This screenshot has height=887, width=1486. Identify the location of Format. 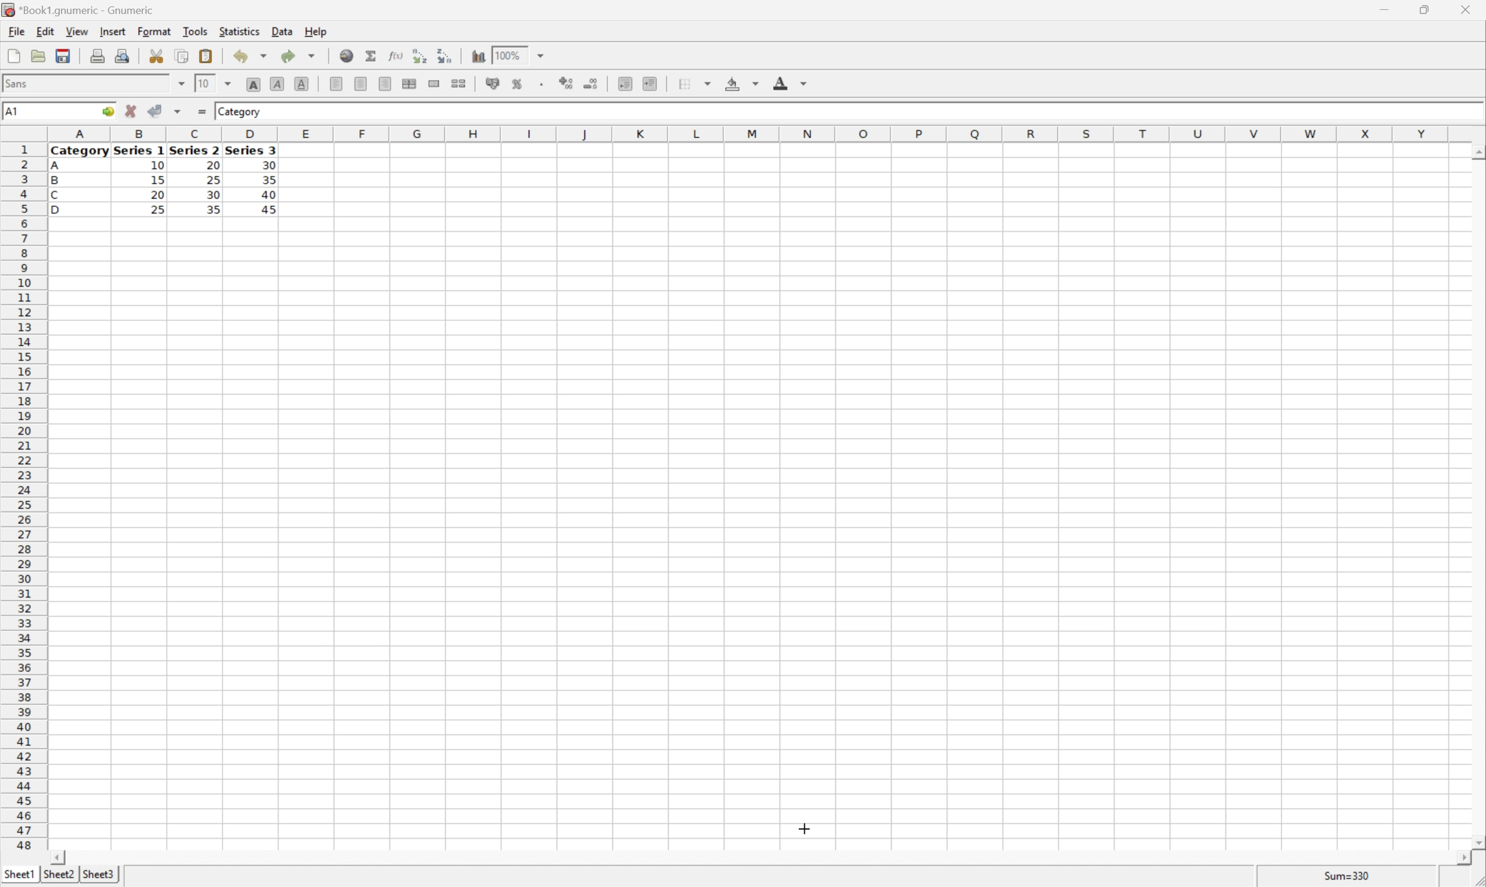
(154, 30).